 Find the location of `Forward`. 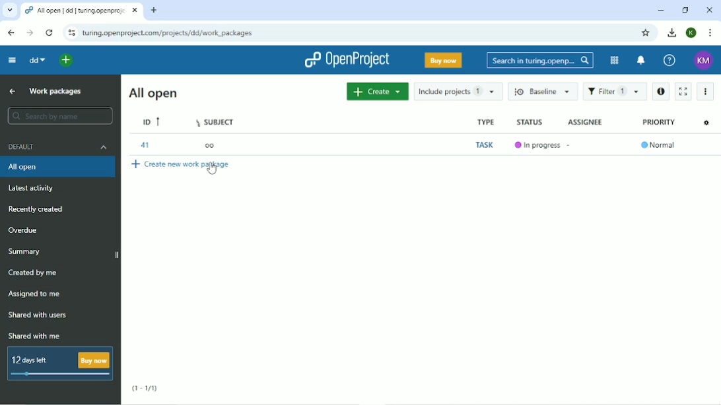

Forward is located at coordinates (30, 32).